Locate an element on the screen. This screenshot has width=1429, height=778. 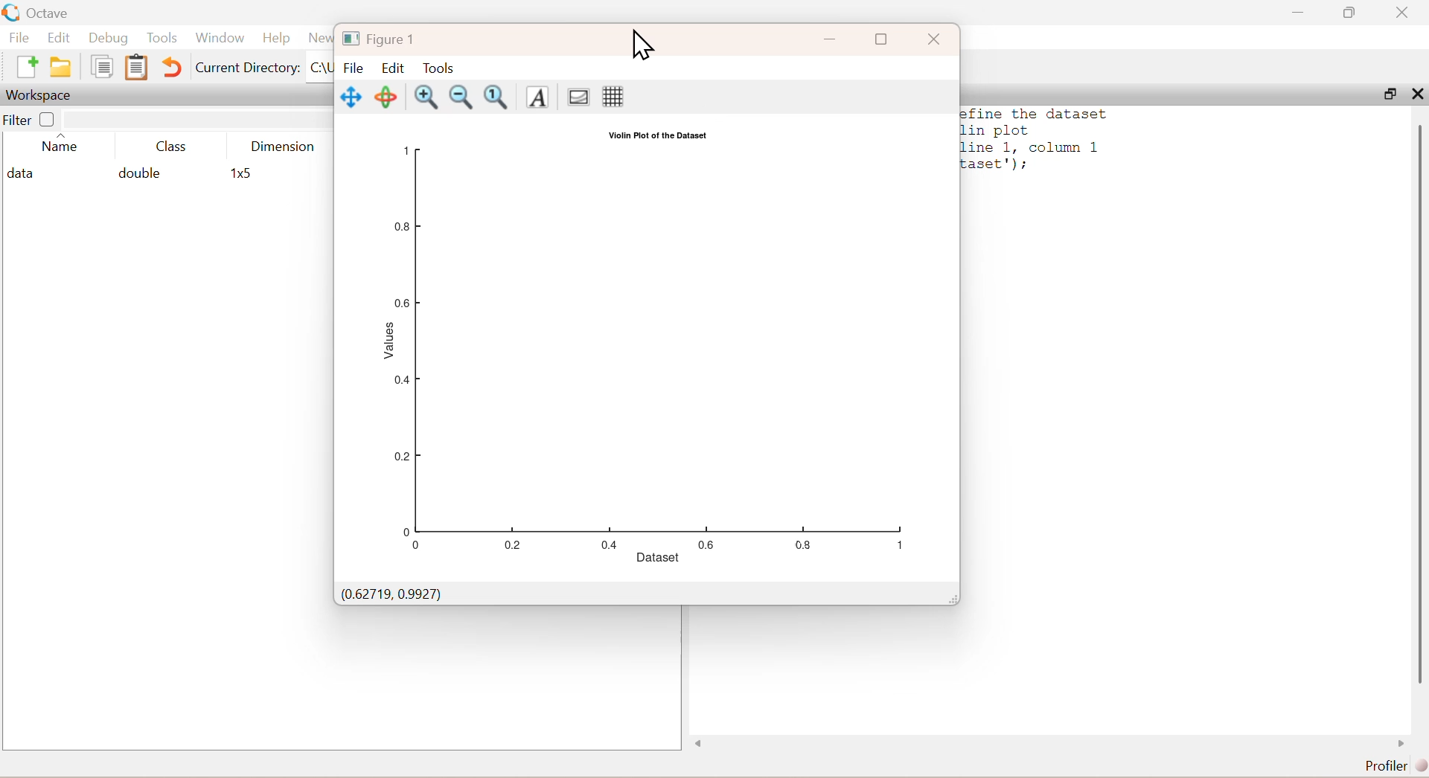
toggle graph grid view is located at coordinates (614, 97).